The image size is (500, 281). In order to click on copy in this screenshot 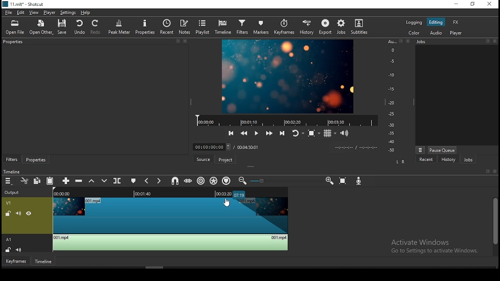, I will do `click(37, 181)`.